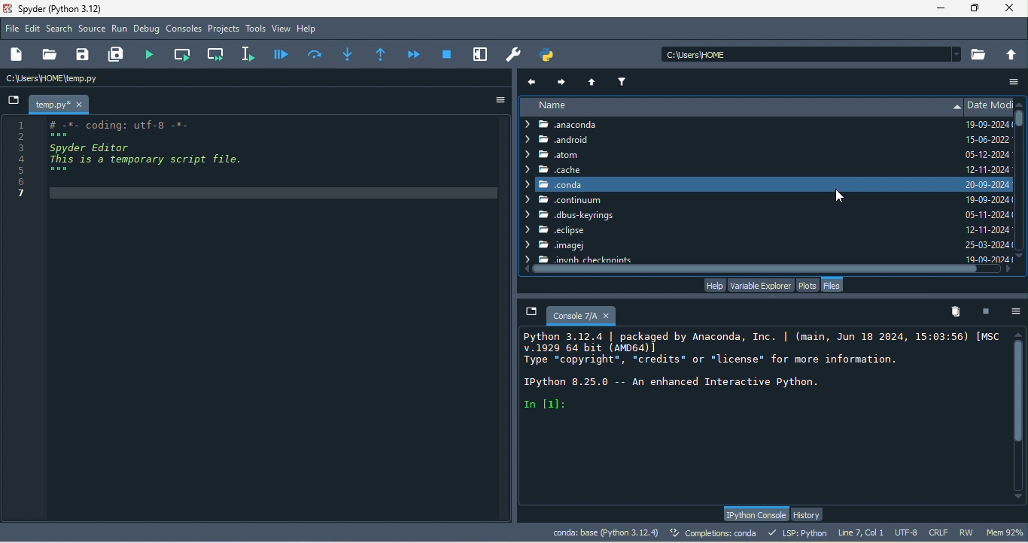 The height and width of the screenshot is (543, 1028). Describe the element at coordinates (566, 200) in the screenshot. I see `continuum` at that location.